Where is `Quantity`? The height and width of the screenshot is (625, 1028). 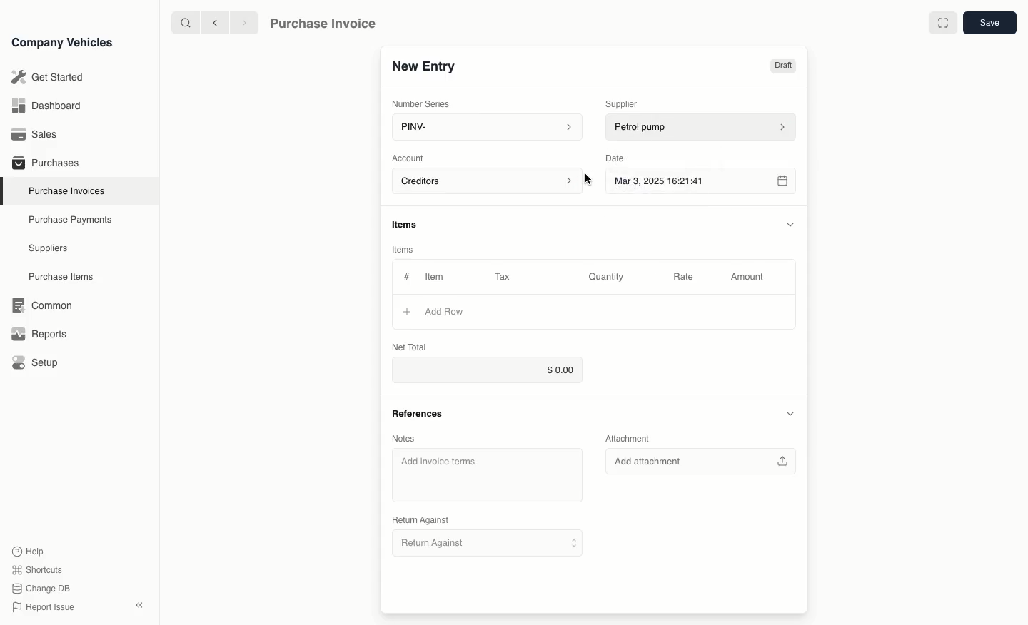 Quantity is located at coordinates (608, 277).